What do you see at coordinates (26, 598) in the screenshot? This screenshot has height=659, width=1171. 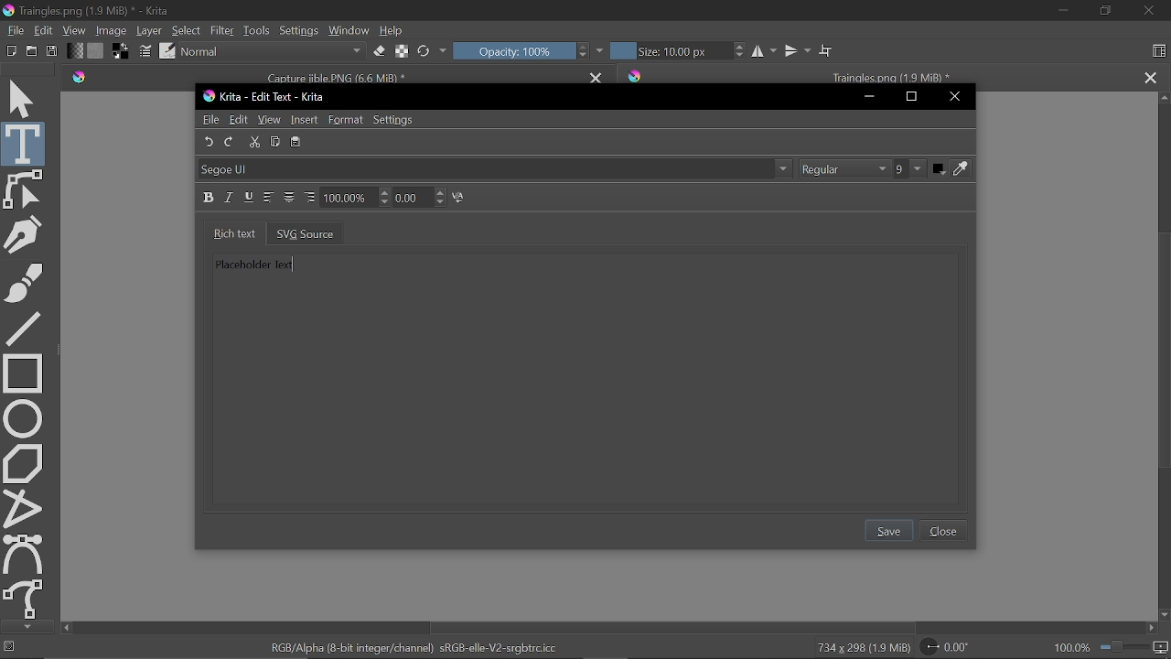 I see `Freehand path tool` at bounding box center [26, 598].